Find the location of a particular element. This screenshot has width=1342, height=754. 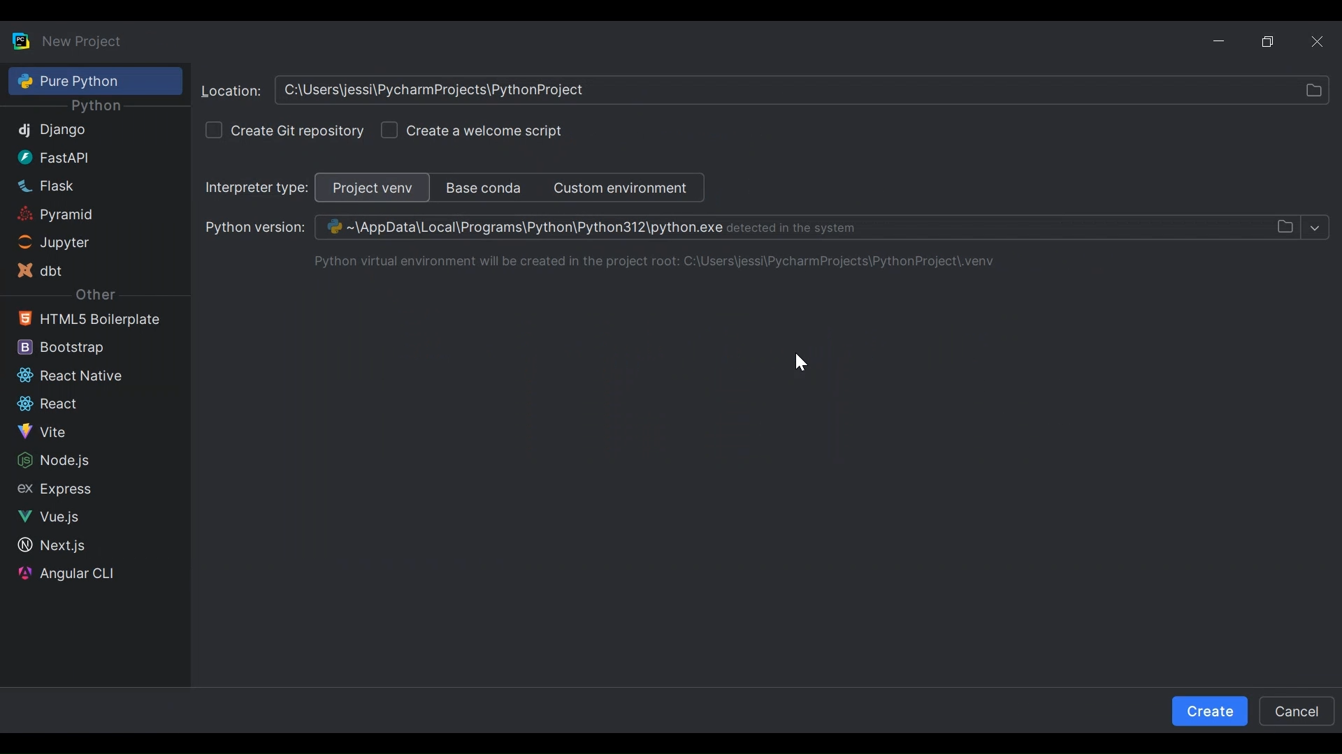

Cancel is located at coordinates (1296, 711).